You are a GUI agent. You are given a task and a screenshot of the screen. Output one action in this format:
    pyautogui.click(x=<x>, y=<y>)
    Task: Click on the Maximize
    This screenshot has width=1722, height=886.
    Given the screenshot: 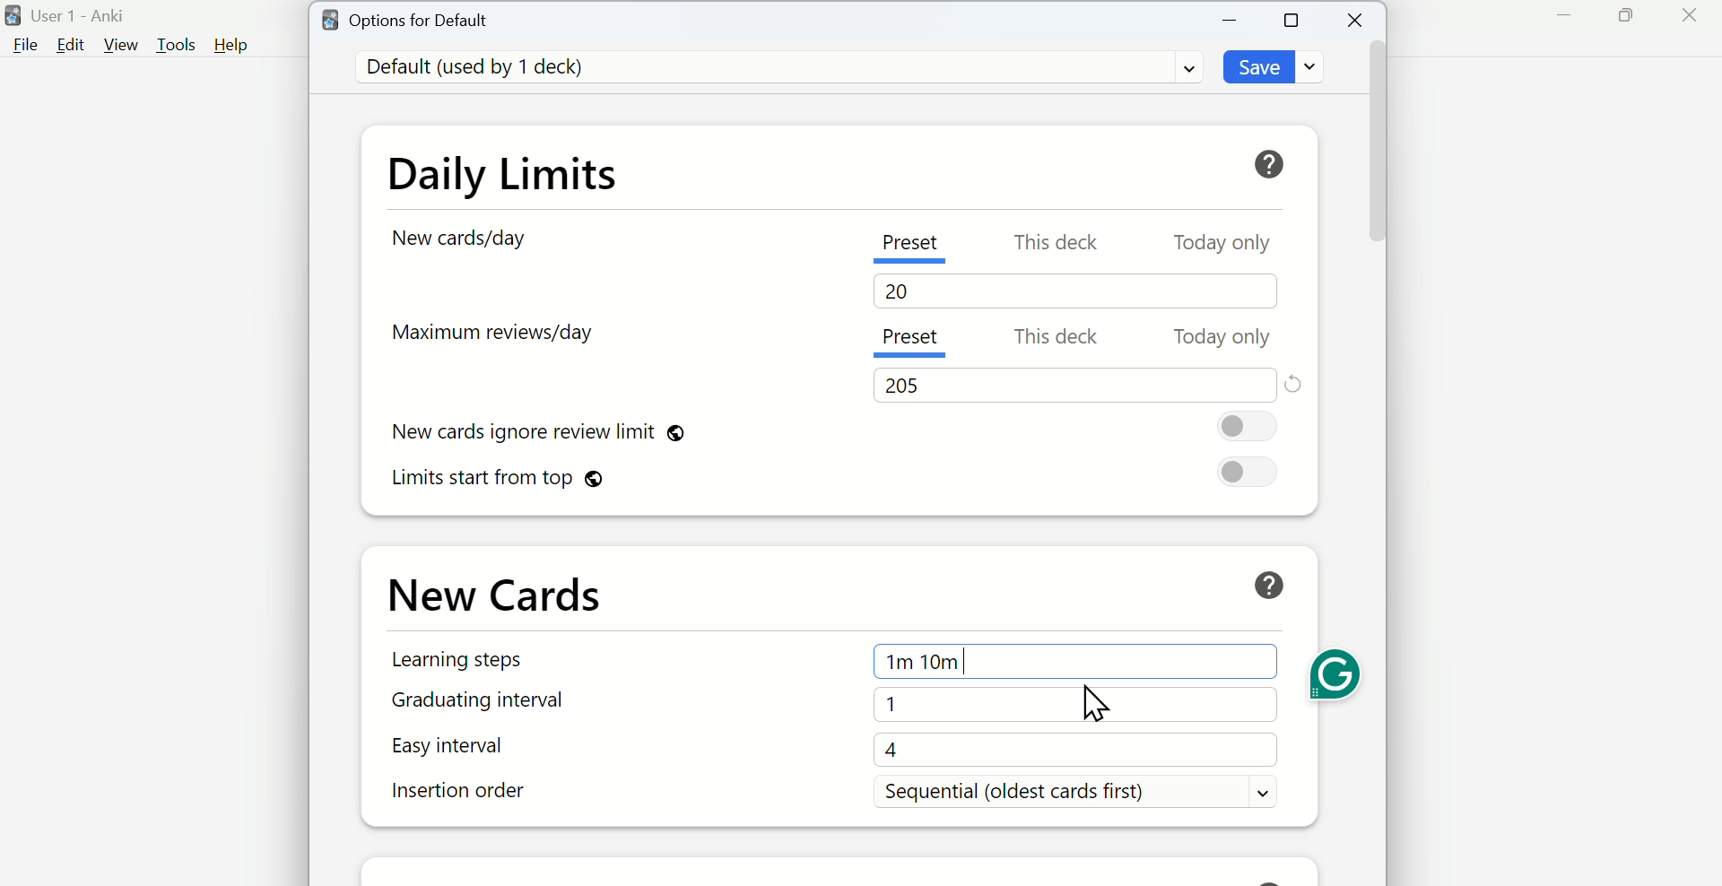 What is the action you would take?
    pyautogui.click(x=1626, y=21)
    